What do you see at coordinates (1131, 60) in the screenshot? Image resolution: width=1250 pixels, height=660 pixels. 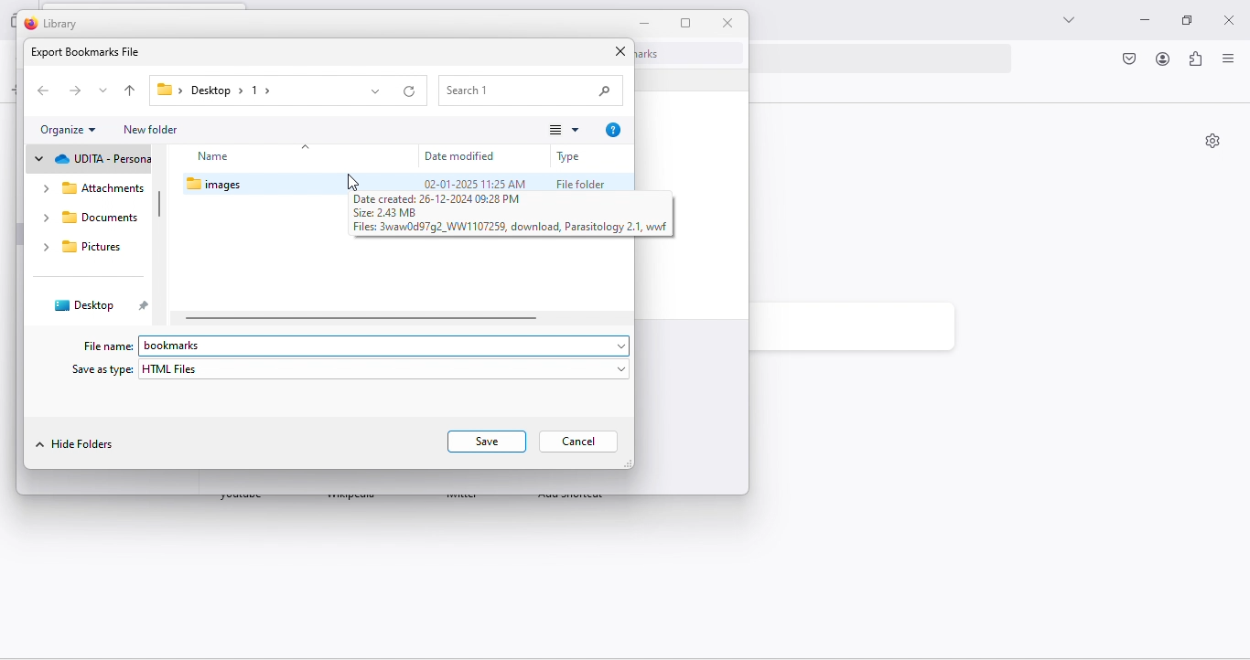 I see `visit chrome` at bounding box center [1131, 60].